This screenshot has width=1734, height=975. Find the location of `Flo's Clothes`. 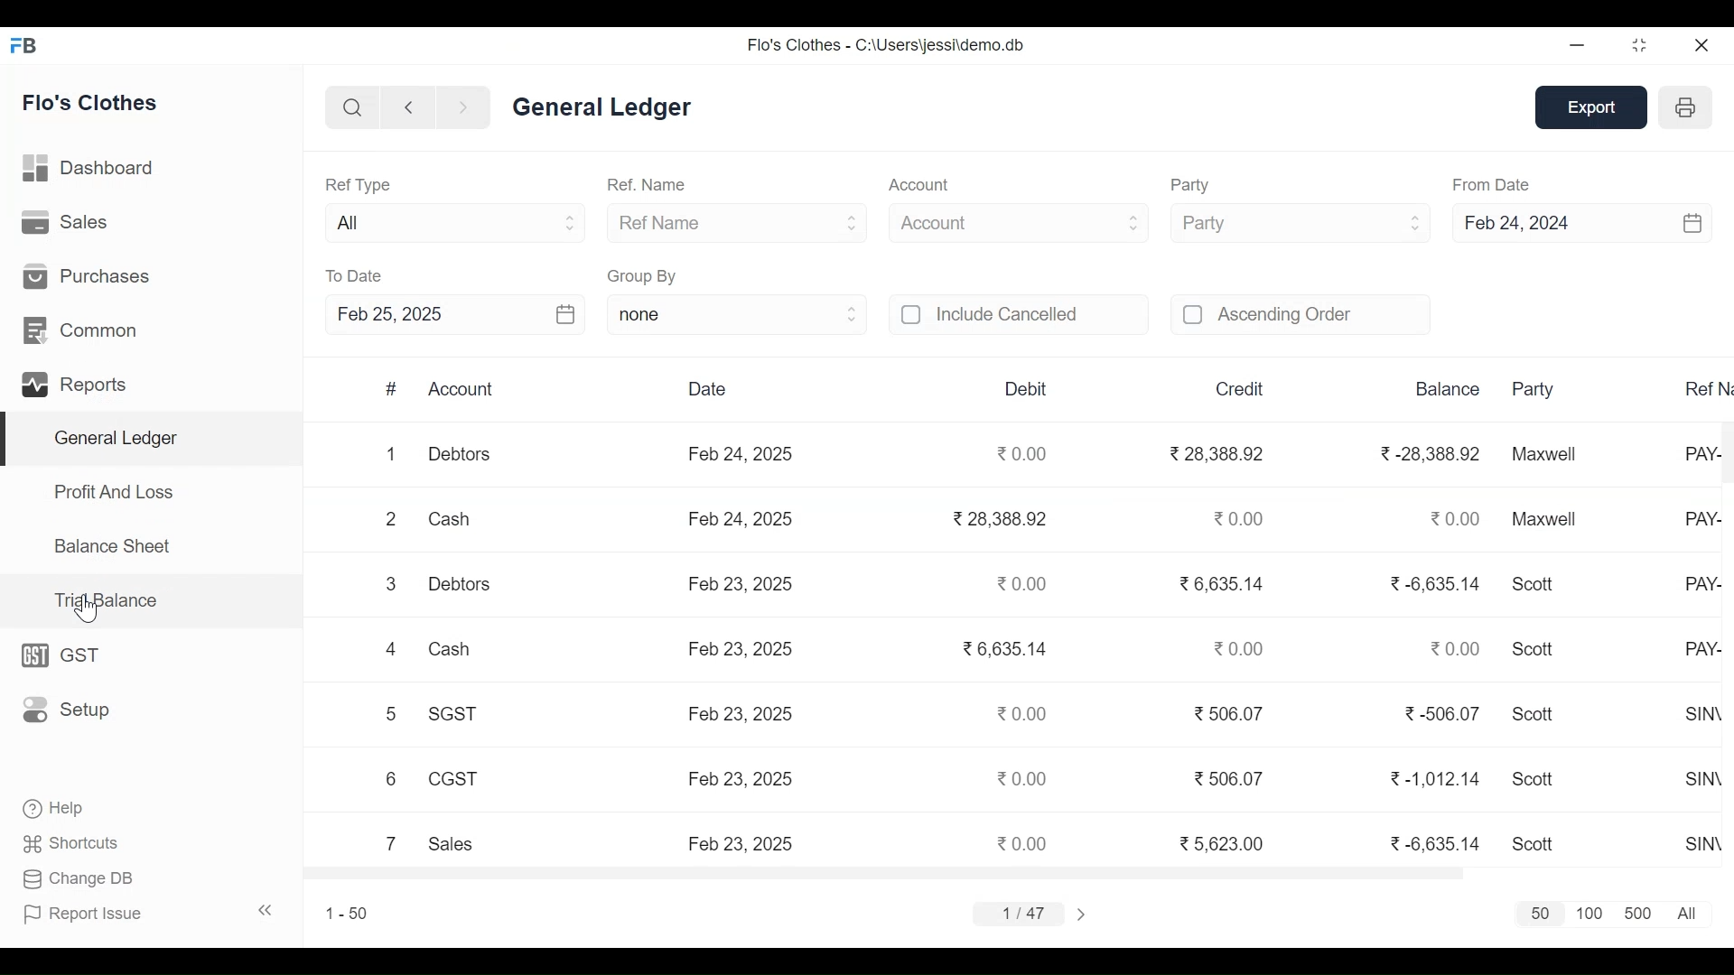

Flo's Clothes is located at coordinates (89, 103).